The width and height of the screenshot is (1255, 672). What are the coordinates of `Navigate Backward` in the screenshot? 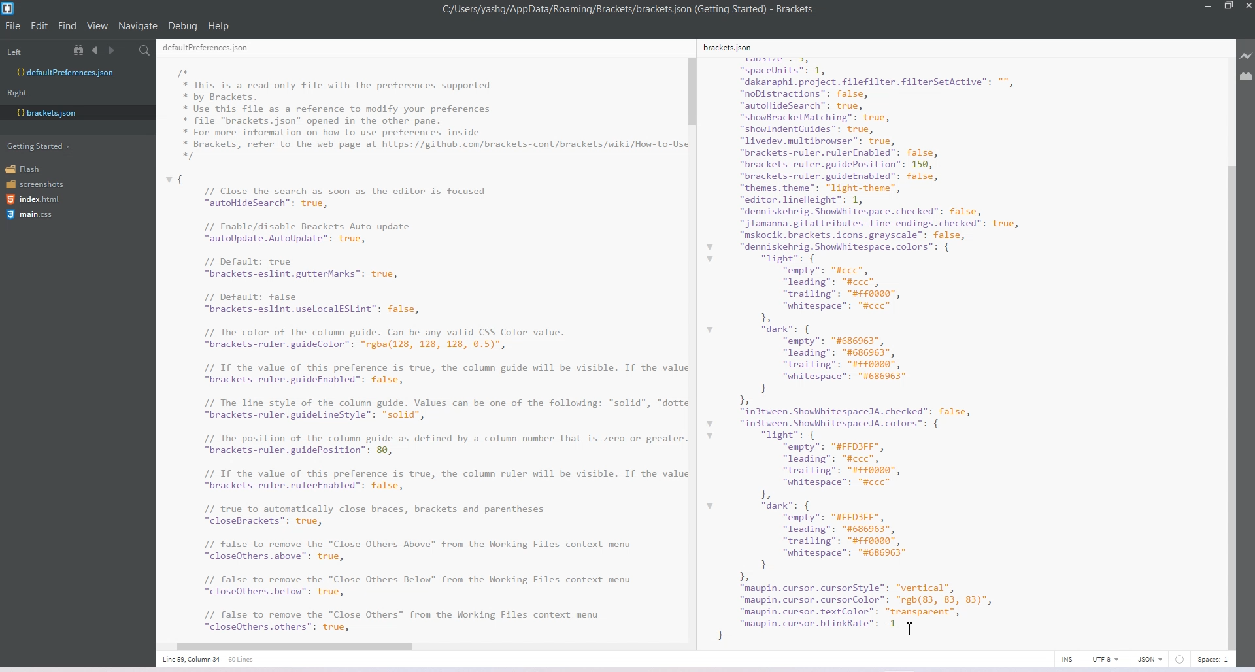 It's located at (97, 50).